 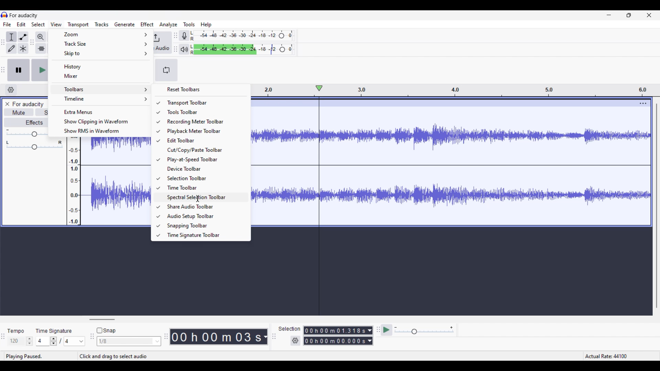 What do you see at coordinates (197, 198) in the screenshot?
I see `Cursor` at bounding box center [197, 198].